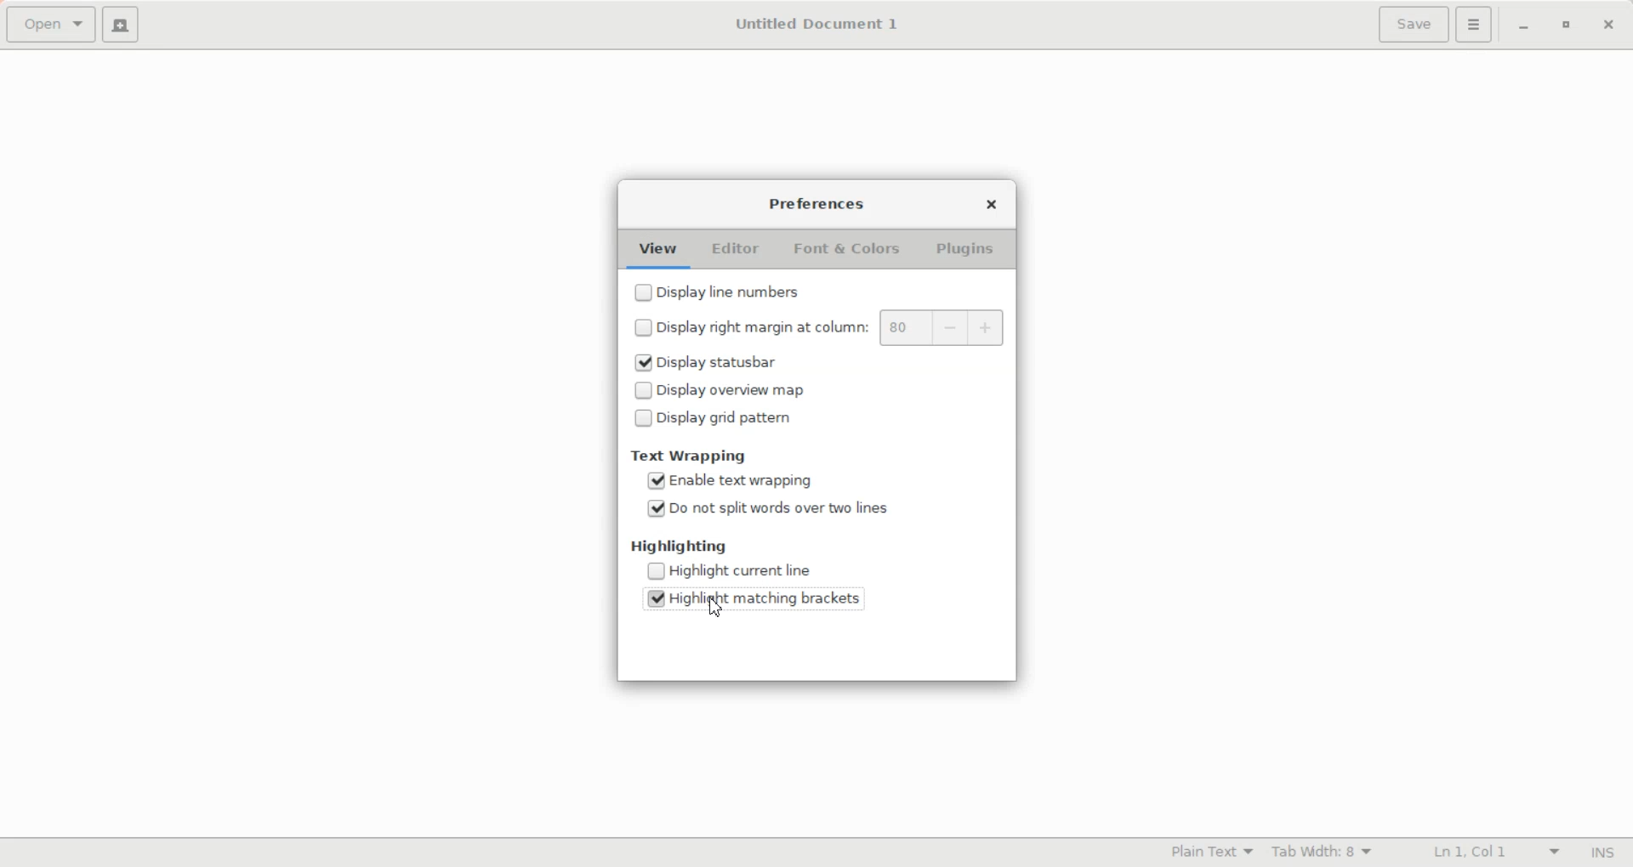 The height and width of the screenshot is (867, 1633). I want to click on Create a new document, so click(120, 24).